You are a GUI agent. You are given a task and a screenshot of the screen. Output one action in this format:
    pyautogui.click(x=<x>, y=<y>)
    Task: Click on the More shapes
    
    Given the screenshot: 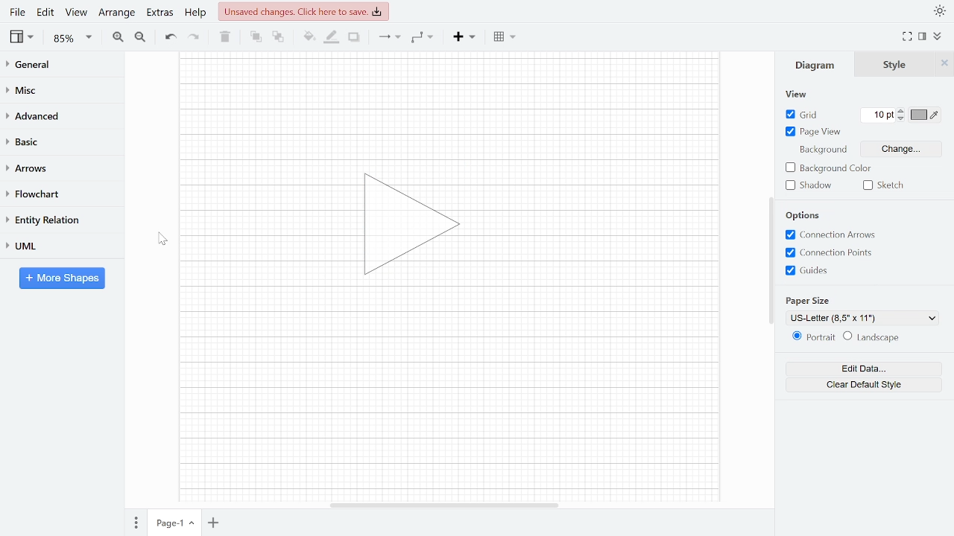 What is the action you would take?
    pyautogui.click(x=62, y=278)
    